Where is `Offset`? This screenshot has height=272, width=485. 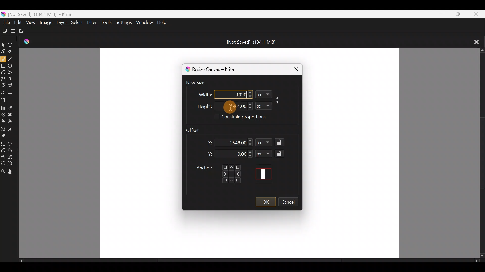 Offset is located at coordinates (196, 129).